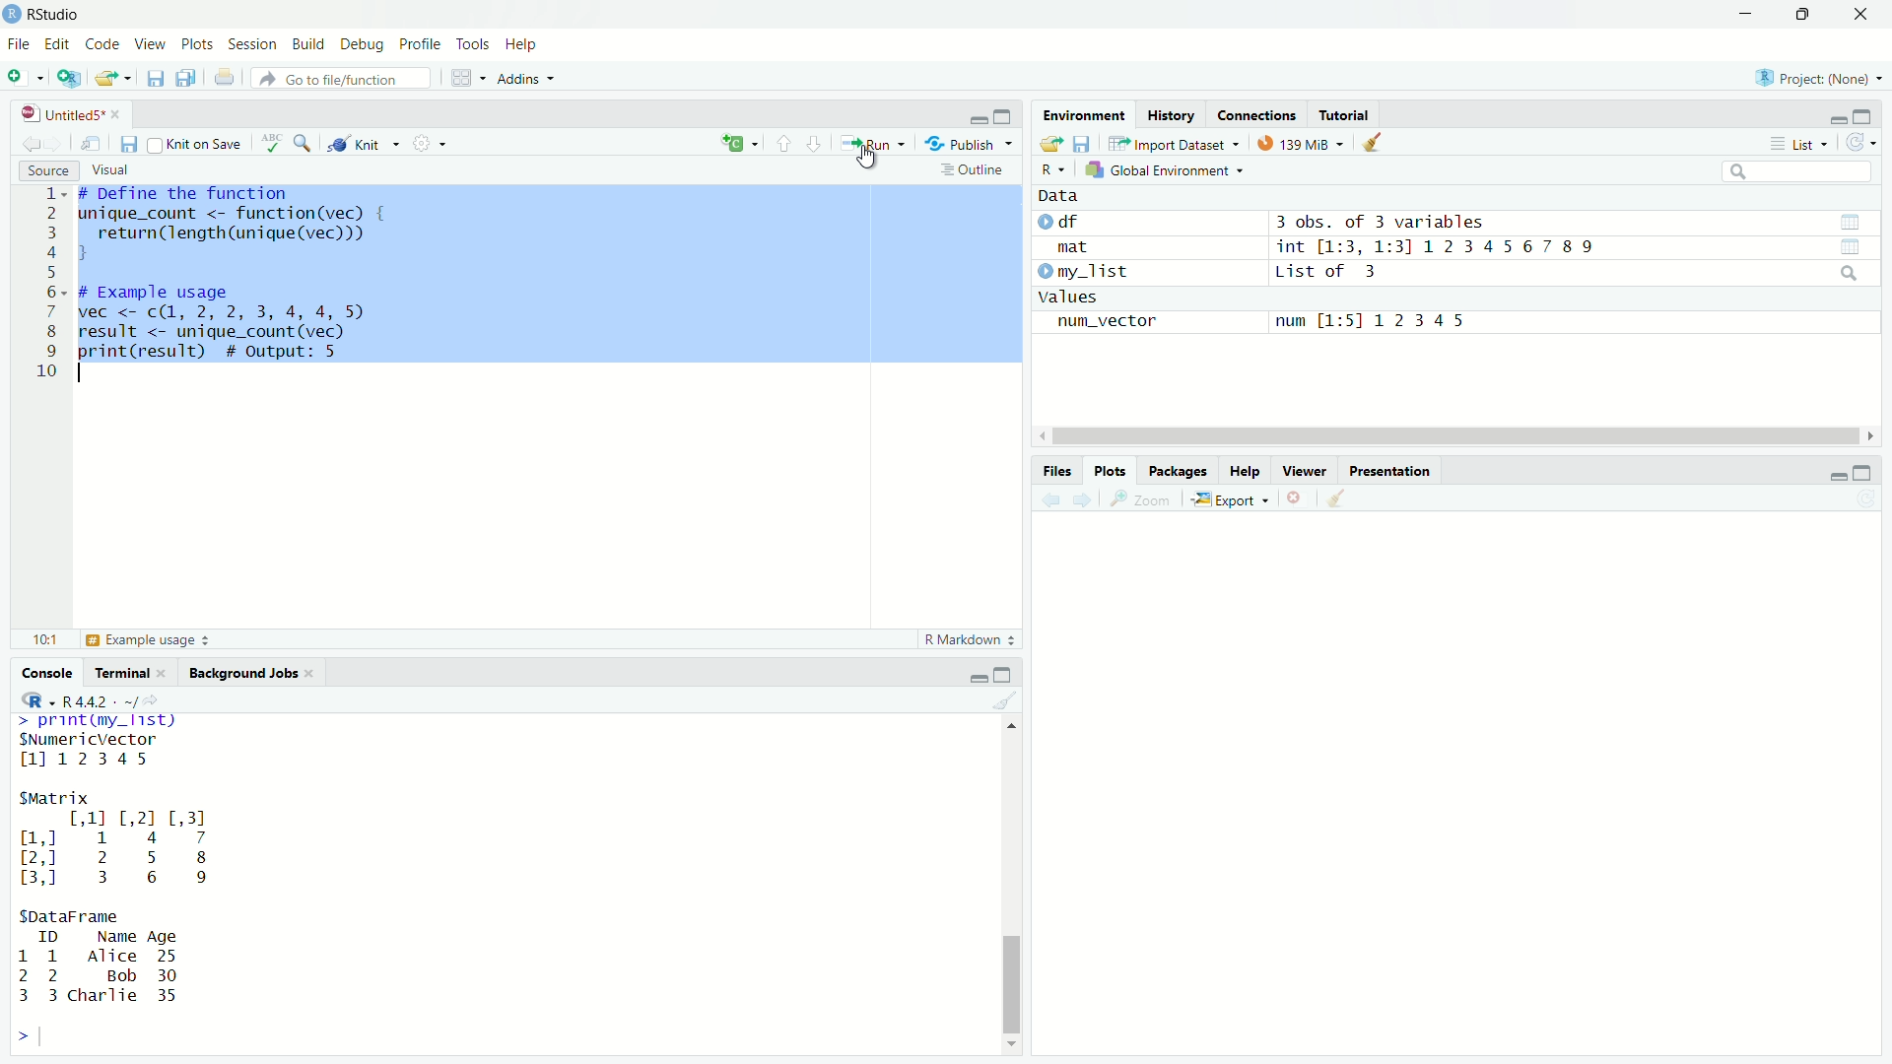  Describe the element at coordinates (364, 44) in the screenshot. I see `Debug` at that location.